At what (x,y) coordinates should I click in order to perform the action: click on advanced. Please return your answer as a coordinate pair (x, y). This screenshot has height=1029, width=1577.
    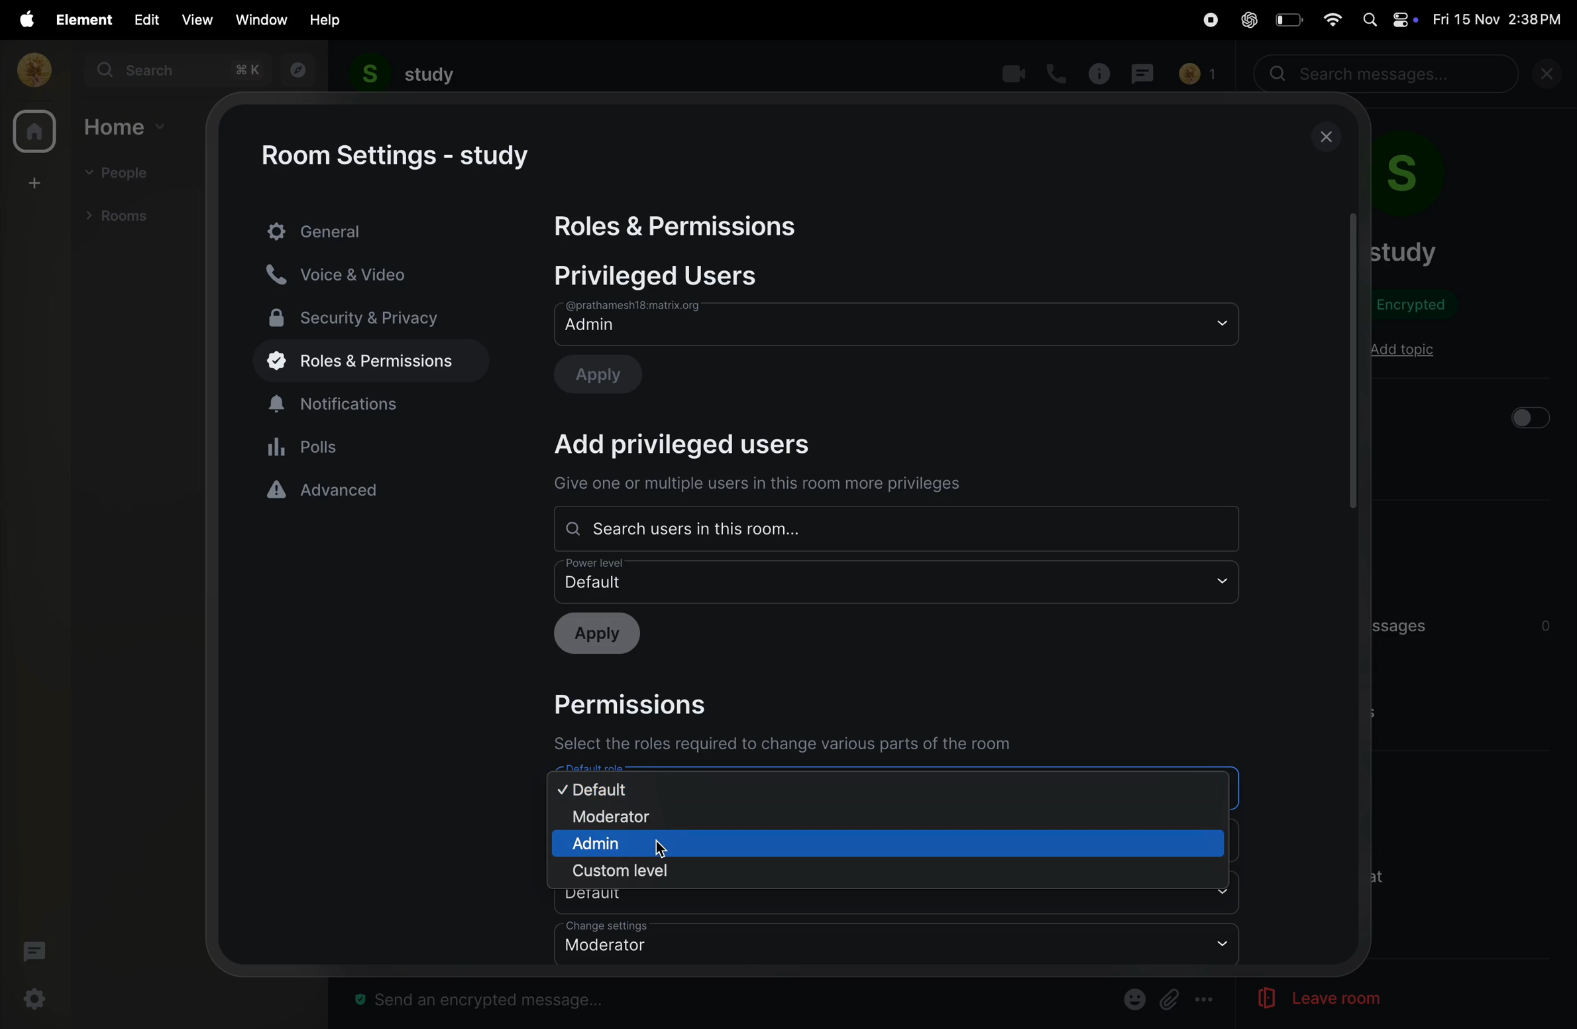
    Looking at the image, I should click on (371, 490).